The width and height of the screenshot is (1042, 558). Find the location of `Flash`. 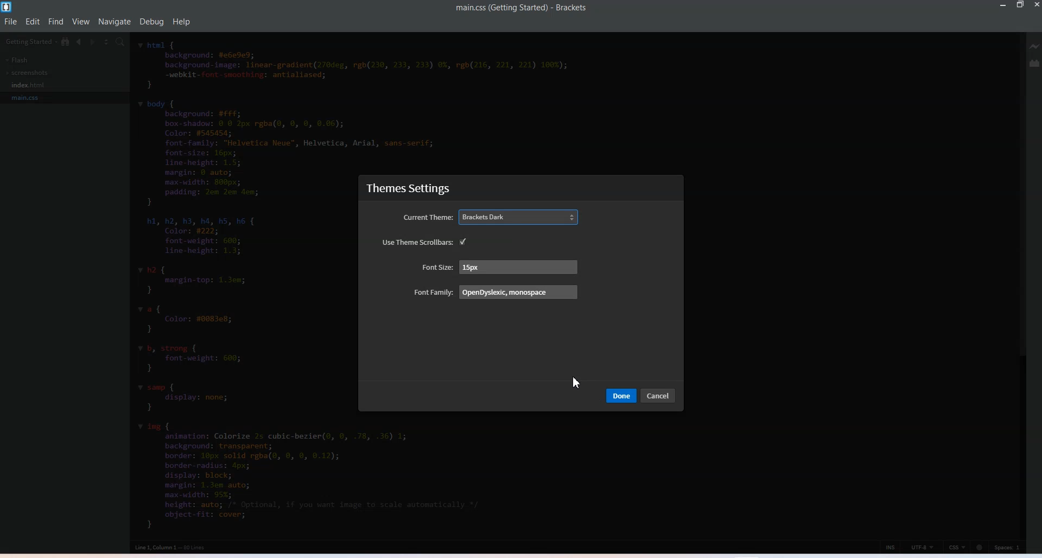

Flash is located at coordinates (17, 60).